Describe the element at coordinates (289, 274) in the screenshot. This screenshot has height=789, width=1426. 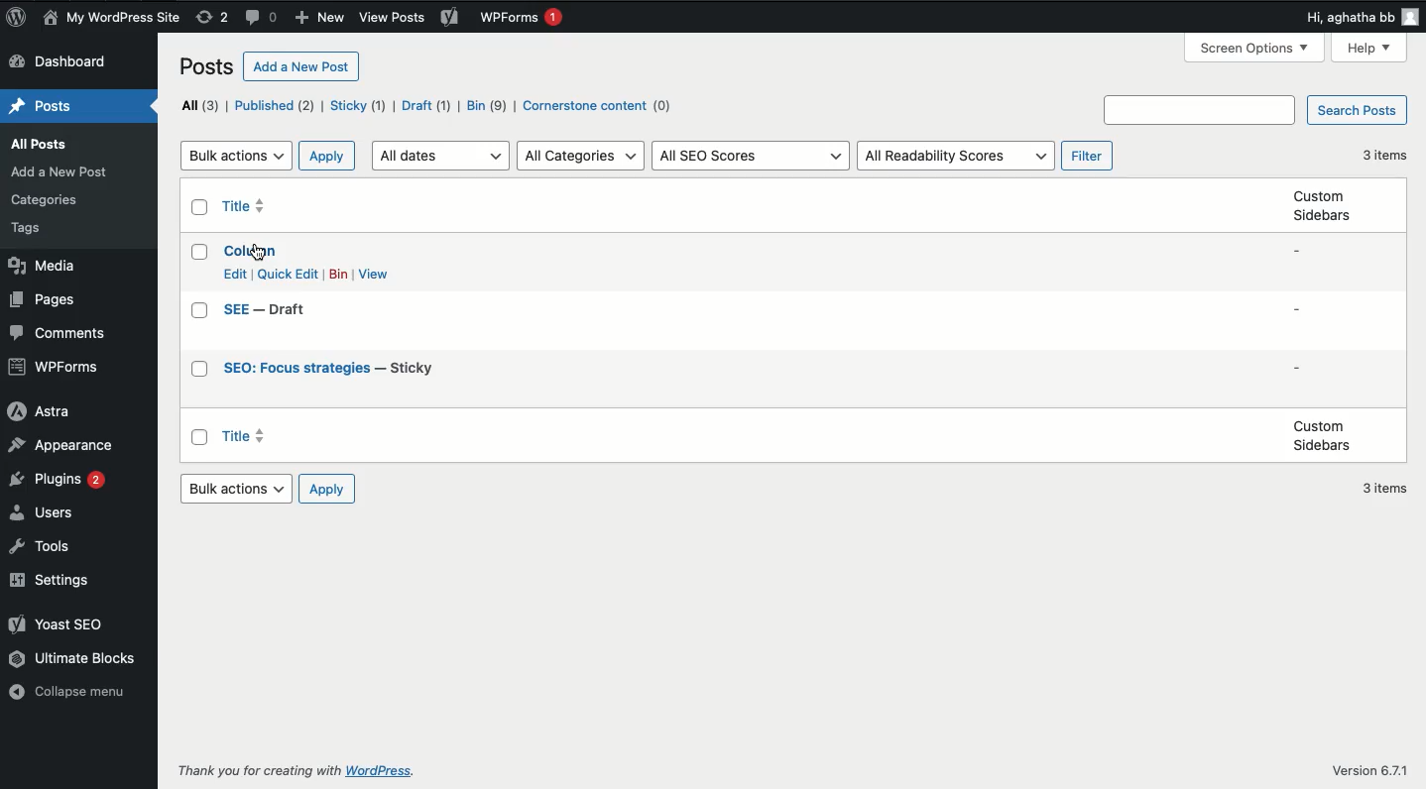
I see `Quick edit` at that location.